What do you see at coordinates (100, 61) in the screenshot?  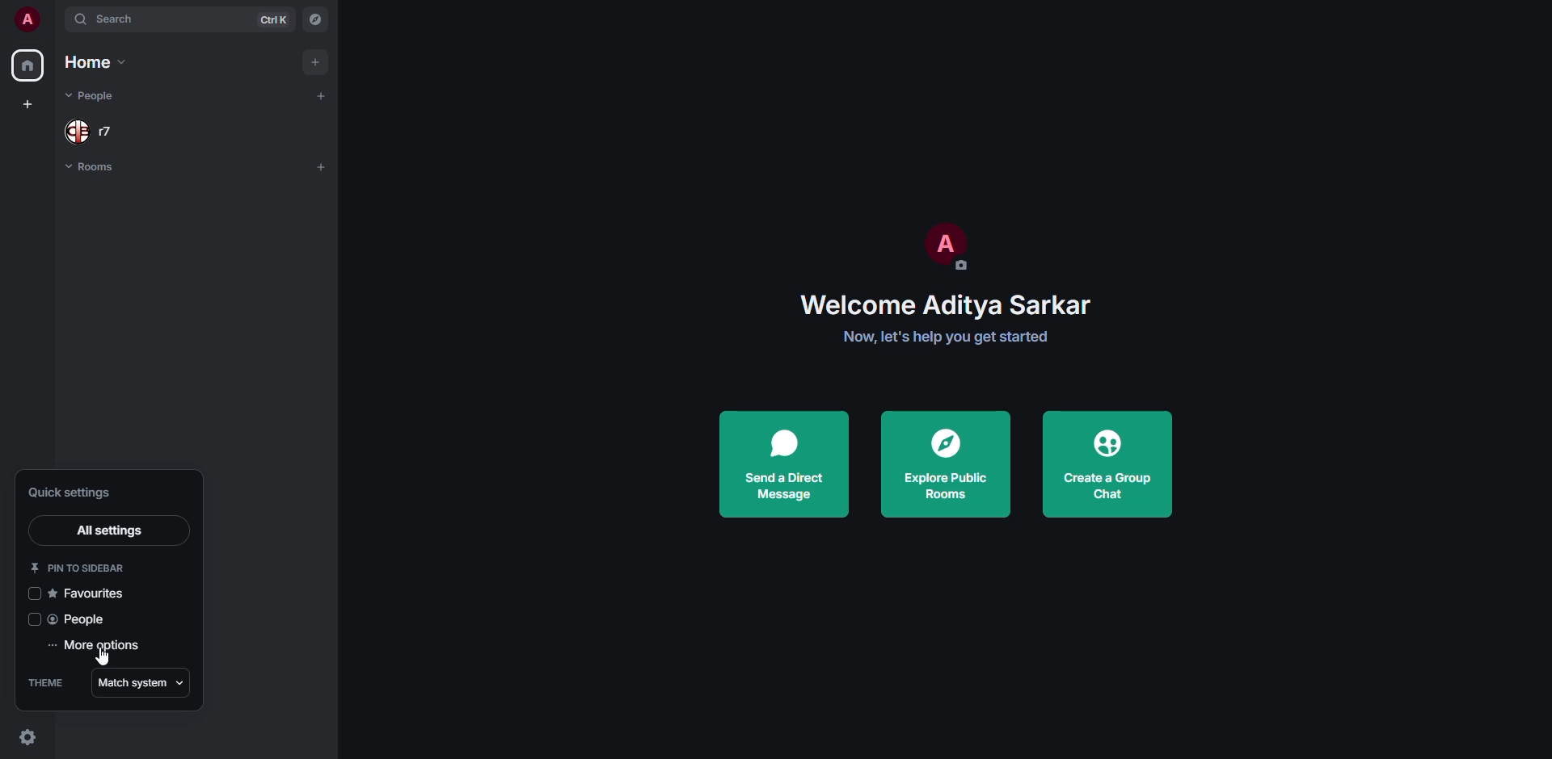 I see `home` at bounding box center [100, 61].